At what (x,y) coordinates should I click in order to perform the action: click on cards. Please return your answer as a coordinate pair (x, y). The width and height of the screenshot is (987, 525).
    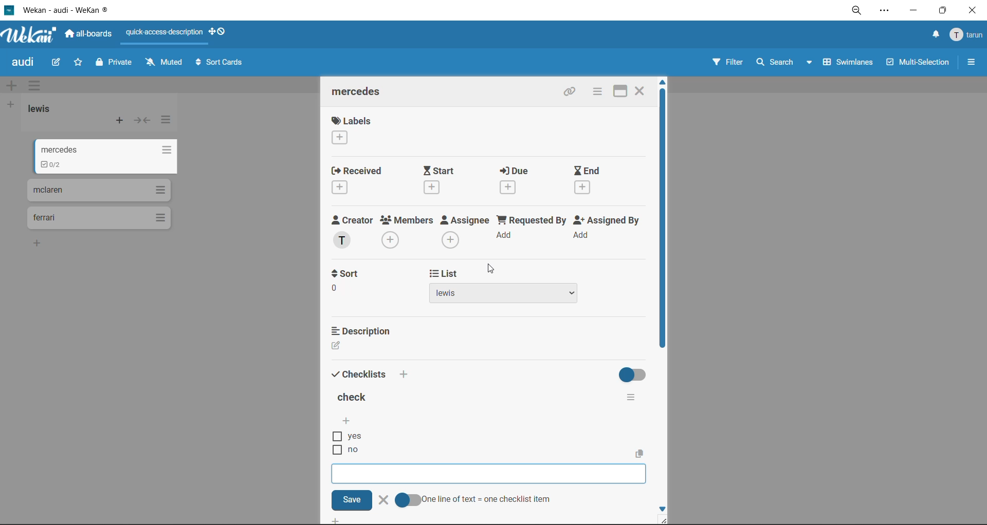
    Looking at the image, I should click on (98, 190).